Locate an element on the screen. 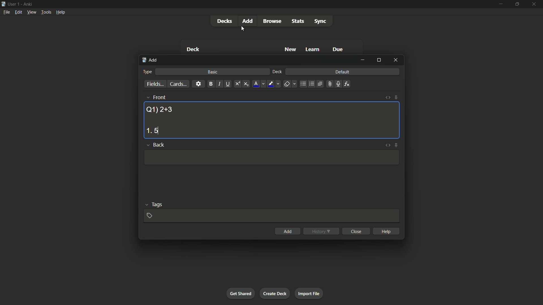 Image resolution: width=543 pixels, height=305 pixels. deck is located at coordinates (193, 50).